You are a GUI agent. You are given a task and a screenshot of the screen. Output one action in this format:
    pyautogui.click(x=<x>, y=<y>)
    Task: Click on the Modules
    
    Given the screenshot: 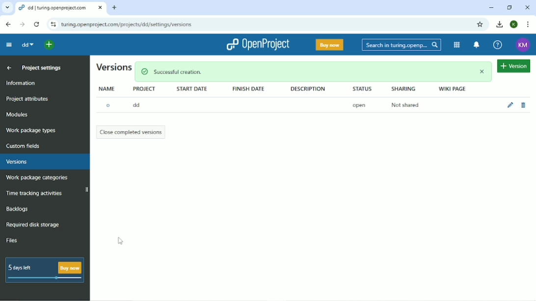 What is the action you would take?
    pyautogui.click(x=18, y=114)
    